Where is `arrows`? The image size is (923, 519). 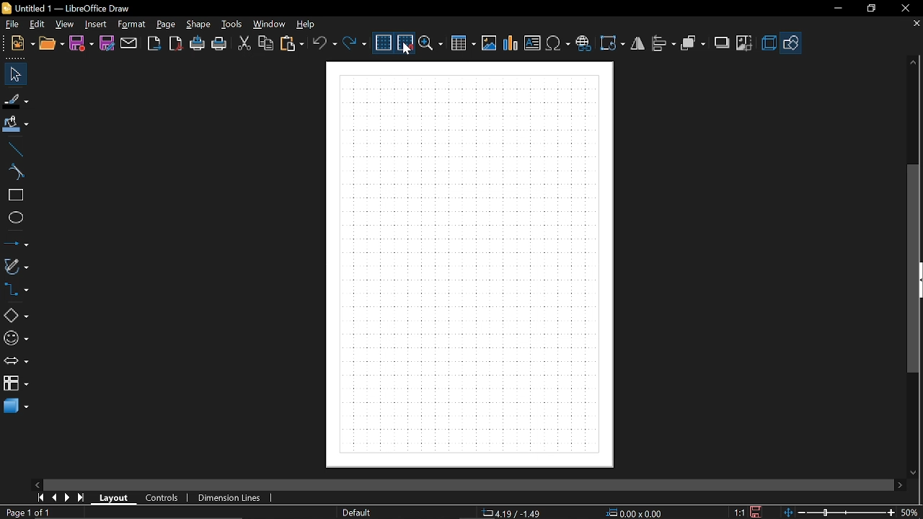
arrows is located at coordinates (19, 363).